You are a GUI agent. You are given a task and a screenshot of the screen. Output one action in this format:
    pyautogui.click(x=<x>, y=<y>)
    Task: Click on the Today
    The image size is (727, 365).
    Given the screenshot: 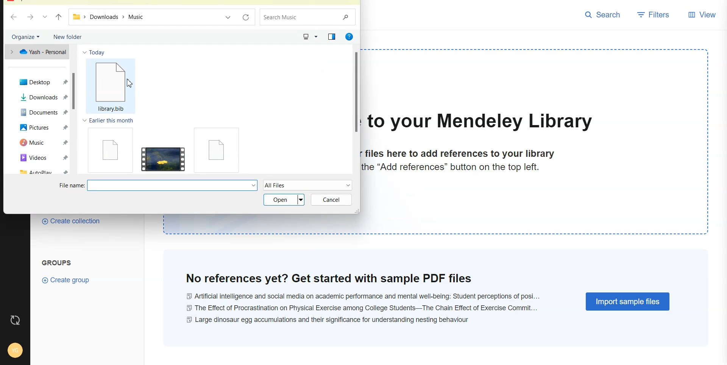 What is the action you would take?
    pyautogui.click(x=94, y=52)
    